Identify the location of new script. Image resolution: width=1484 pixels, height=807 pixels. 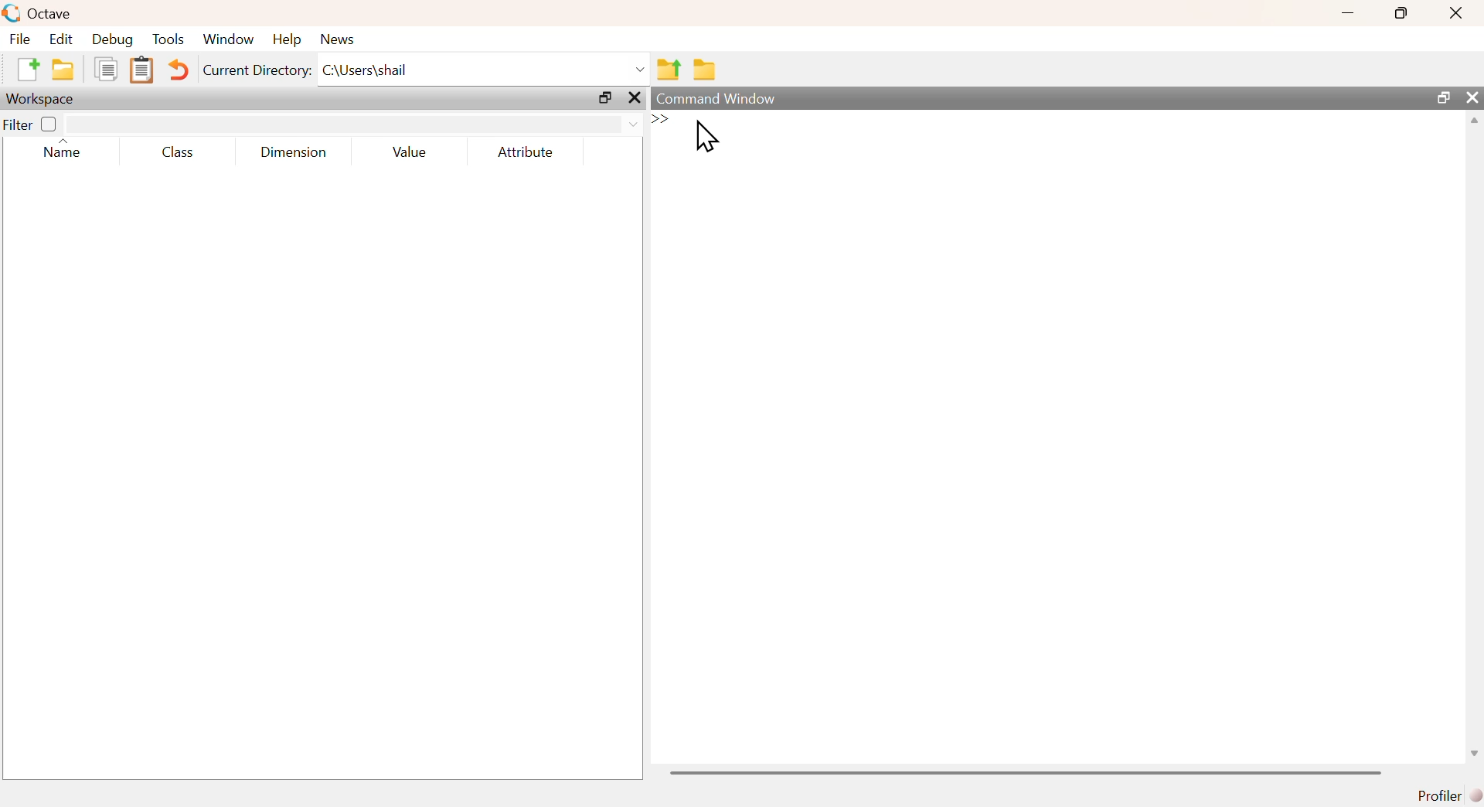
(26, 68).